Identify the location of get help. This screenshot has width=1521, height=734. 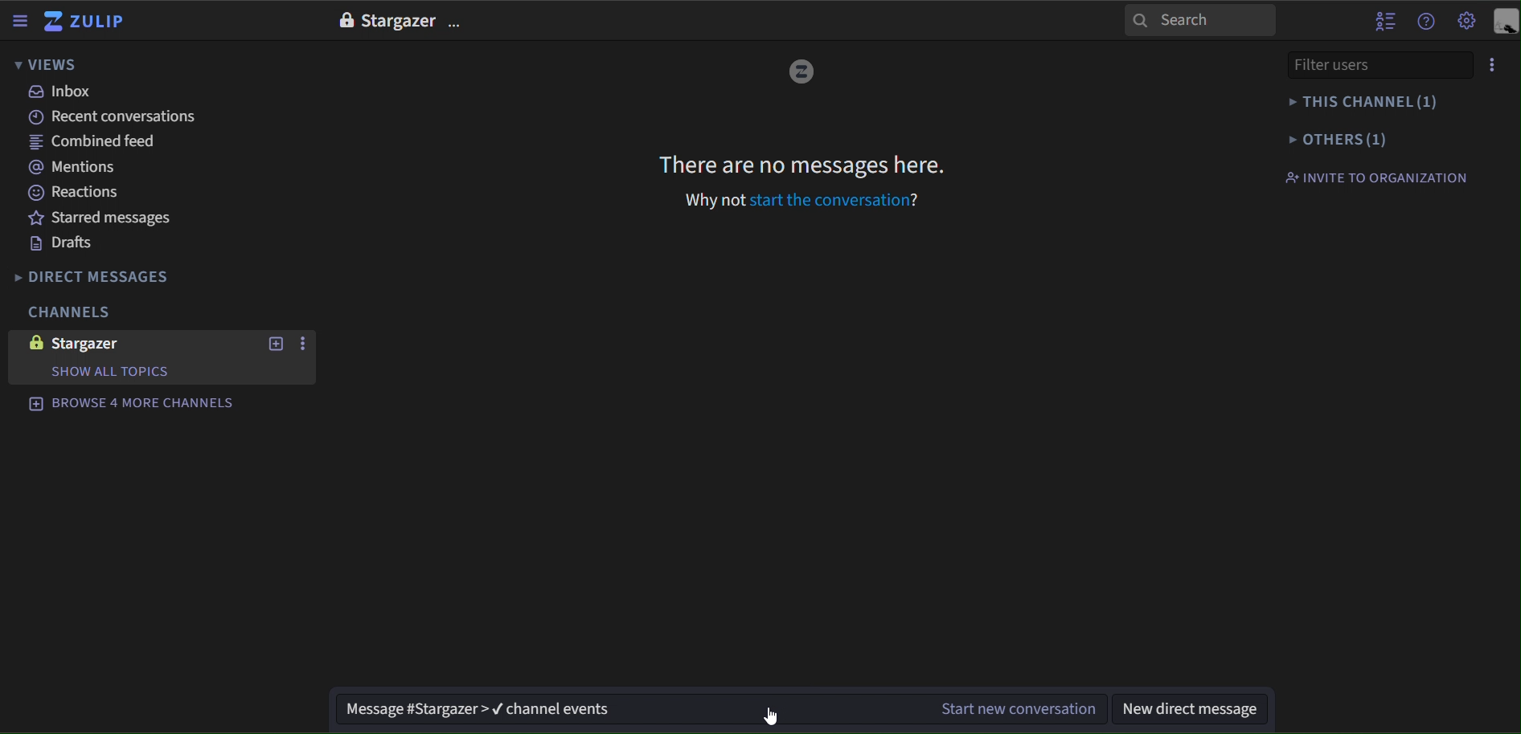
(1427, 22).